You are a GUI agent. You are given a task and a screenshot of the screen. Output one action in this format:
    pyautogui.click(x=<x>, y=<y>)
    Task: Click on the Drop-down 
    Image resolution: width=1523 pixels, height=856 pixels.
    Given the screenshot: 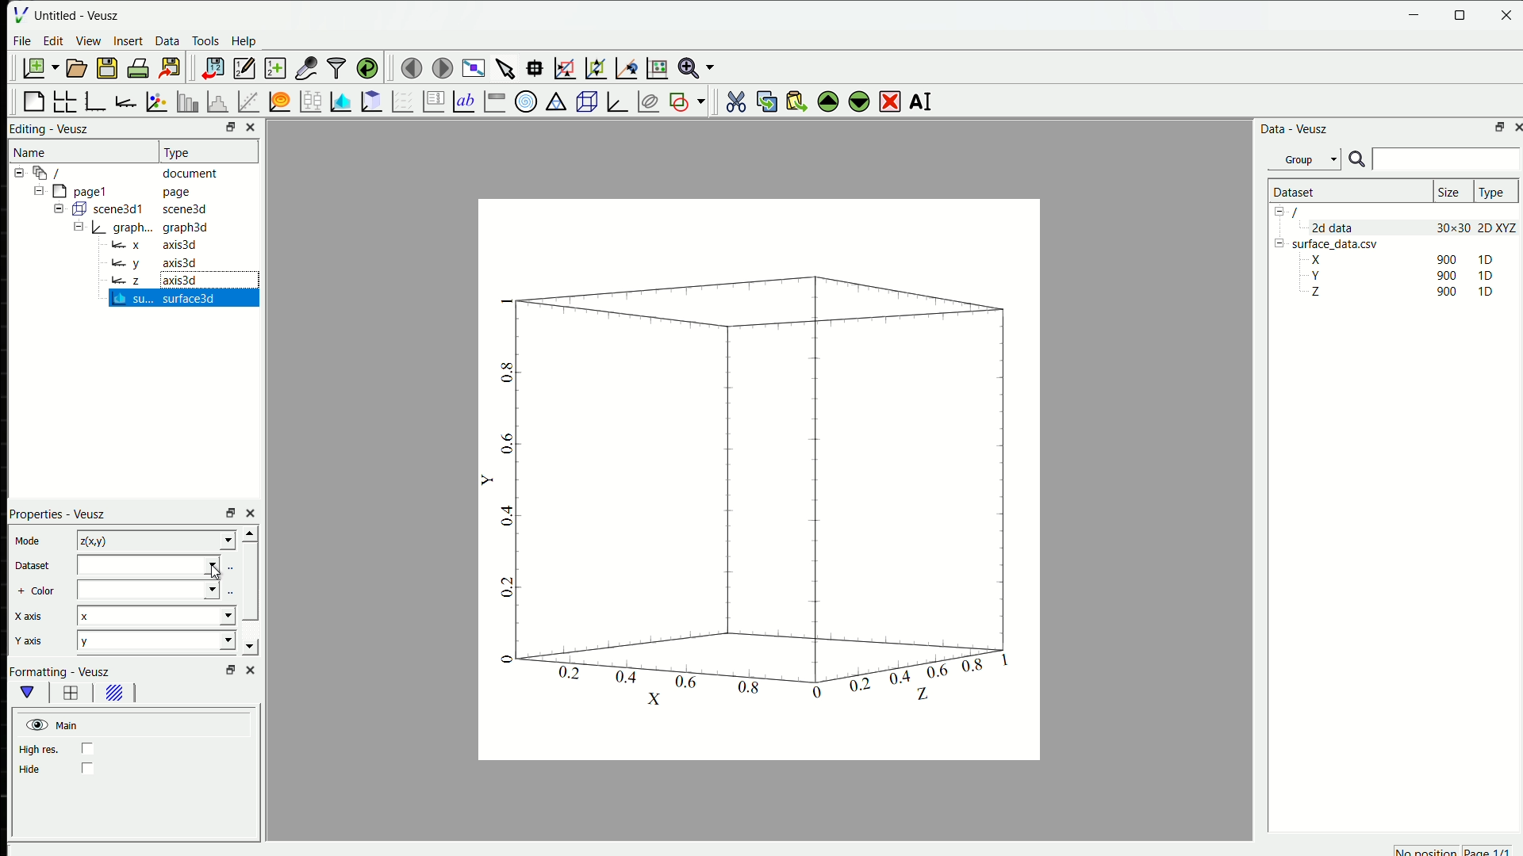 What is the action you would take?
    pyautogui.click(x=228, y=640)
    